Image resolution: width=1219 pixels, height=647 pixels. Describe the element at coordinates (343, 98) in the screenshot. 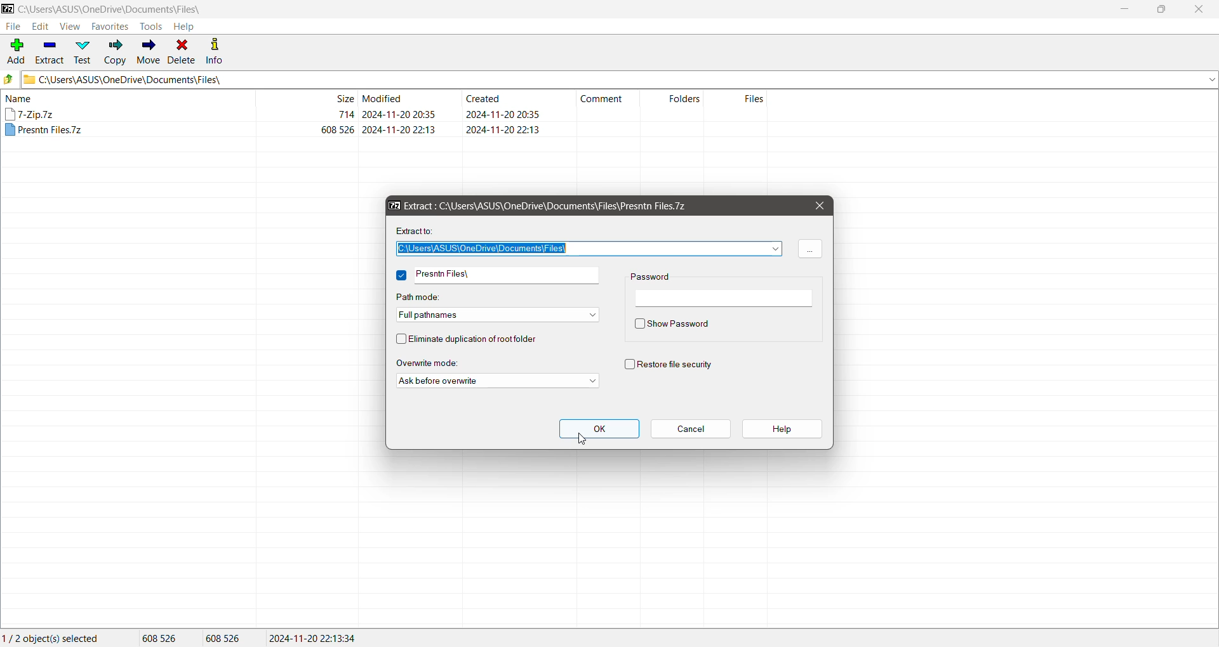

I see `size` at that location.